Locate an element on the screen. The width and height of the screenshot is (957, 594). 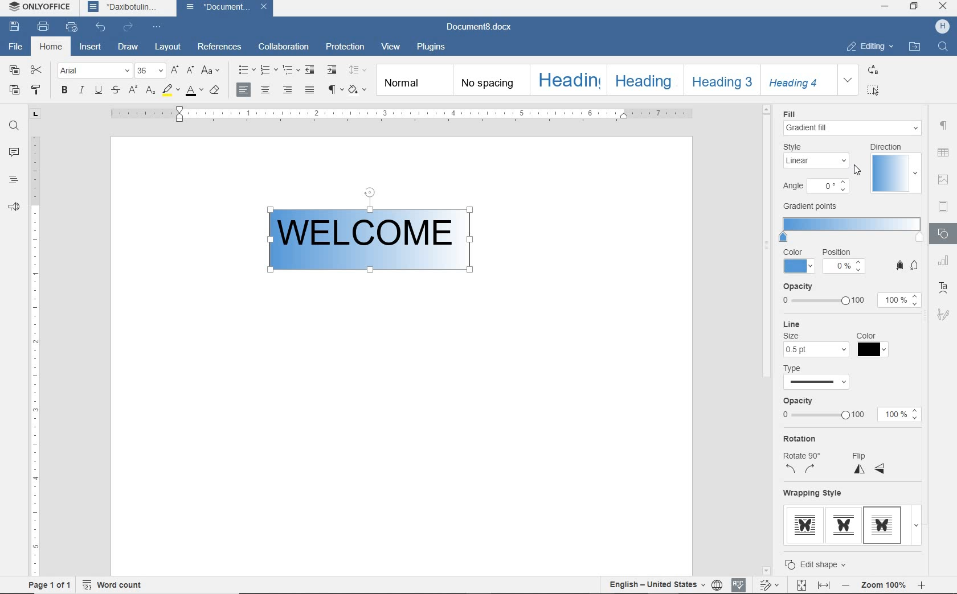
HIGHLIGHT COLOR is located at coordinates (171, 91).